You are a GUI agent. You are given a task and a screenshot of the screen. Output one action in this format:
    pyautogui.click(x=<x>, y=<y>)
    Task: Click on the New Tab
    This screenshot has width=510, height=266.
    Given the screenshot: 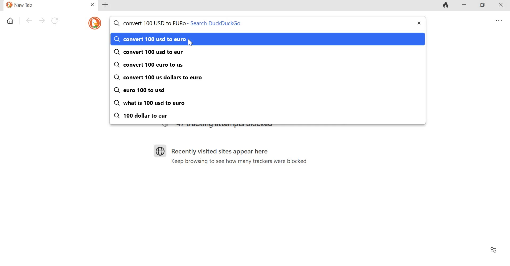 What is the action you would take?
    pyautogui.click(x=39, y=6)
    